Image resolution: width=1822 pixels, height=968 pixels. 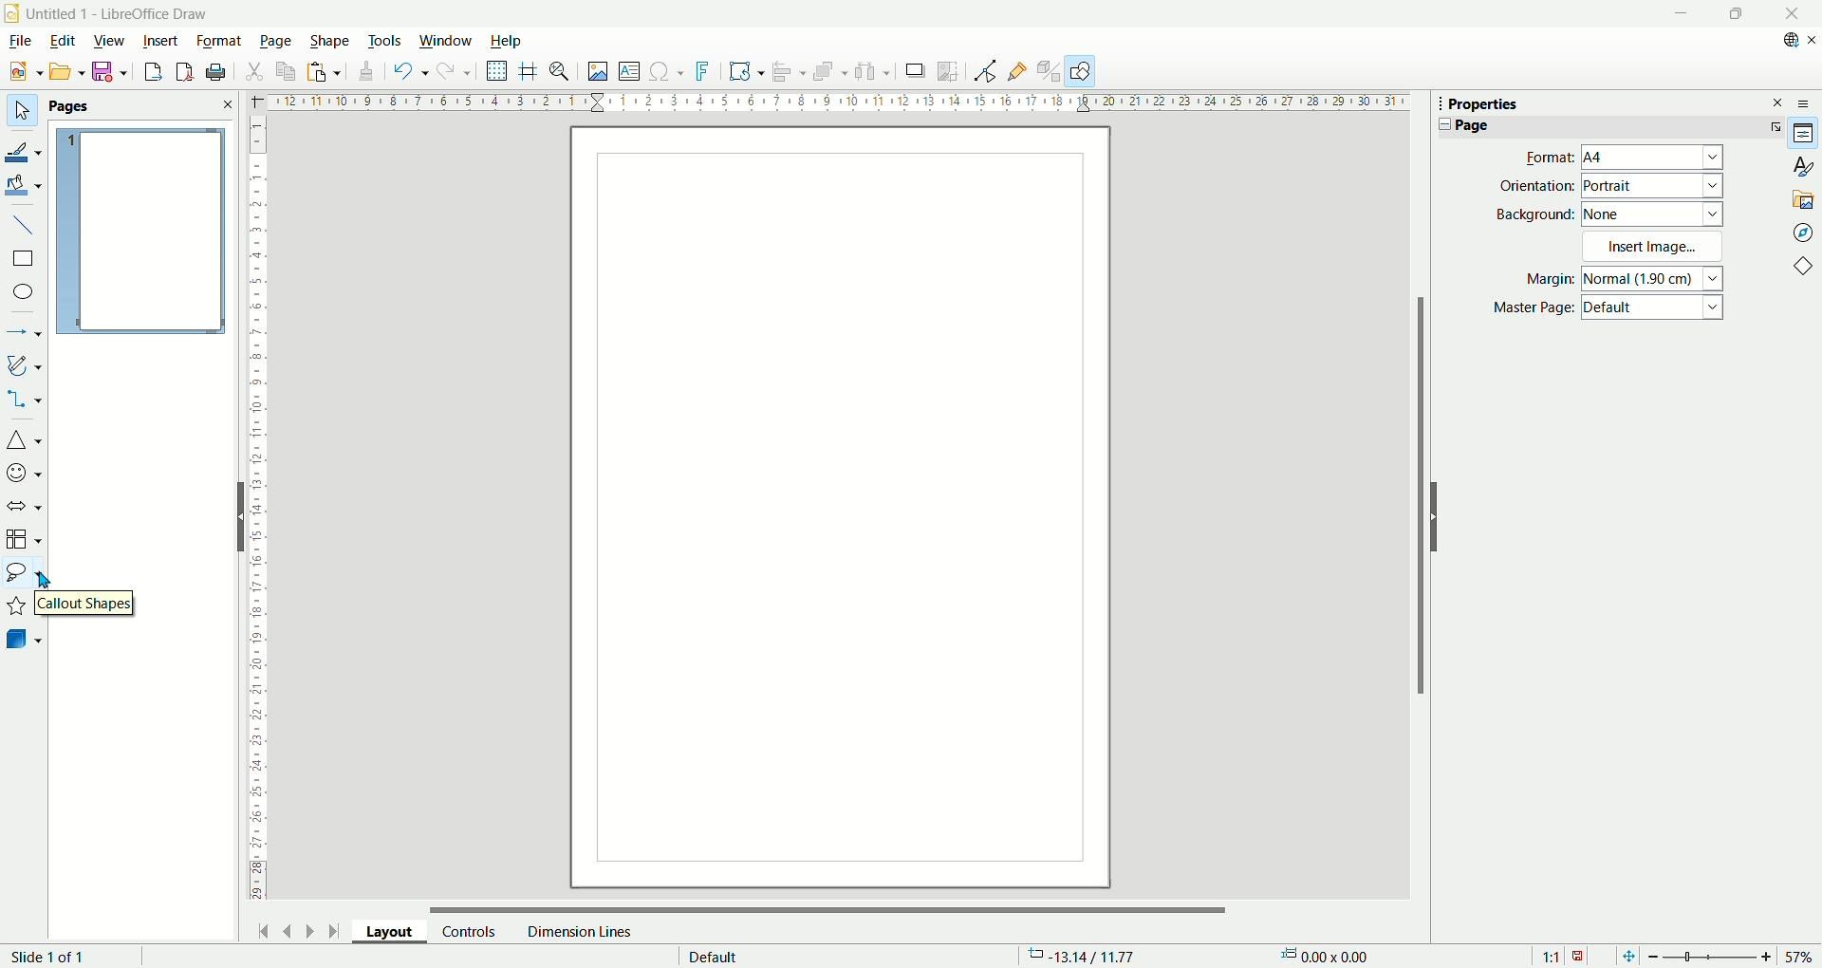 What do you see at coordinates (148, 71) in the screenshot?
I see `export` at bounding box center [148, 71].